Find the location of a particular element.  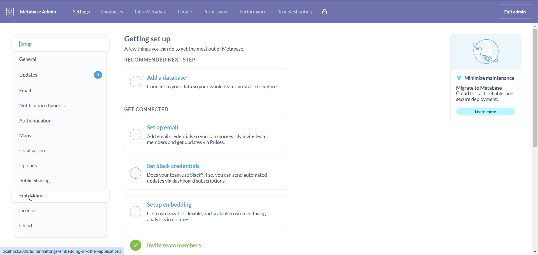

metabase admin is located at coordinates (39, 12).